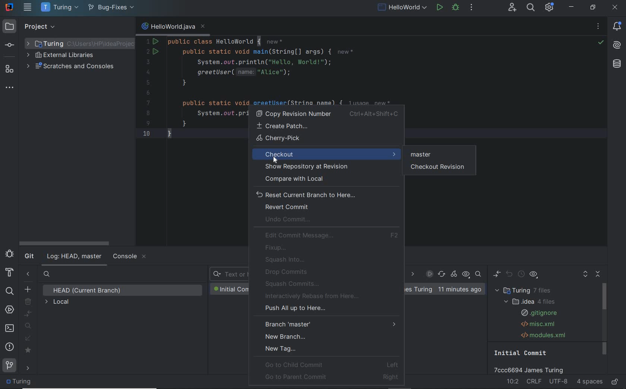  What do you see at coordinates (528, 301) in the screenshot?
I see `.idea 4 files` at bounding box center [528, 301].